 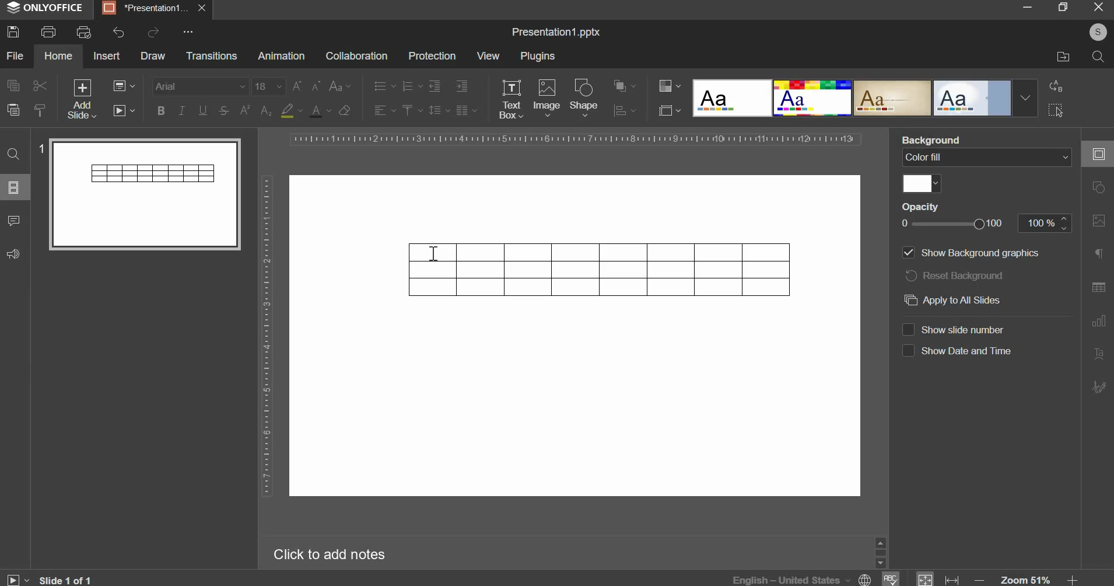 I want to click on change layout, so click(x=123, y=86).